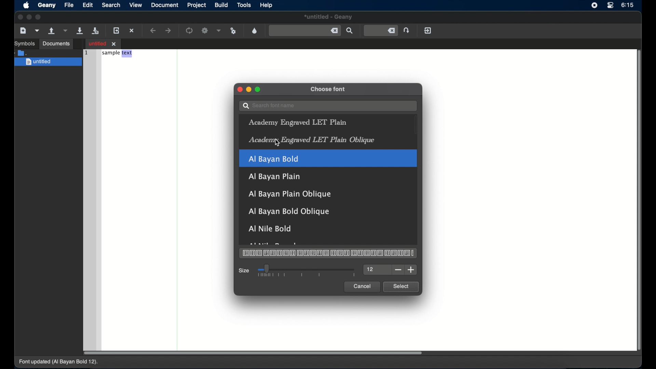  I want to click on al bayan plain oblique, so click(291, 194).